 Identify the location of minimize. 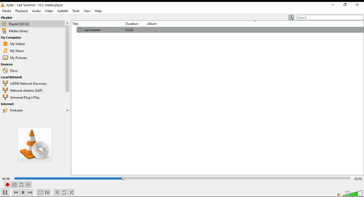
(332, 5).